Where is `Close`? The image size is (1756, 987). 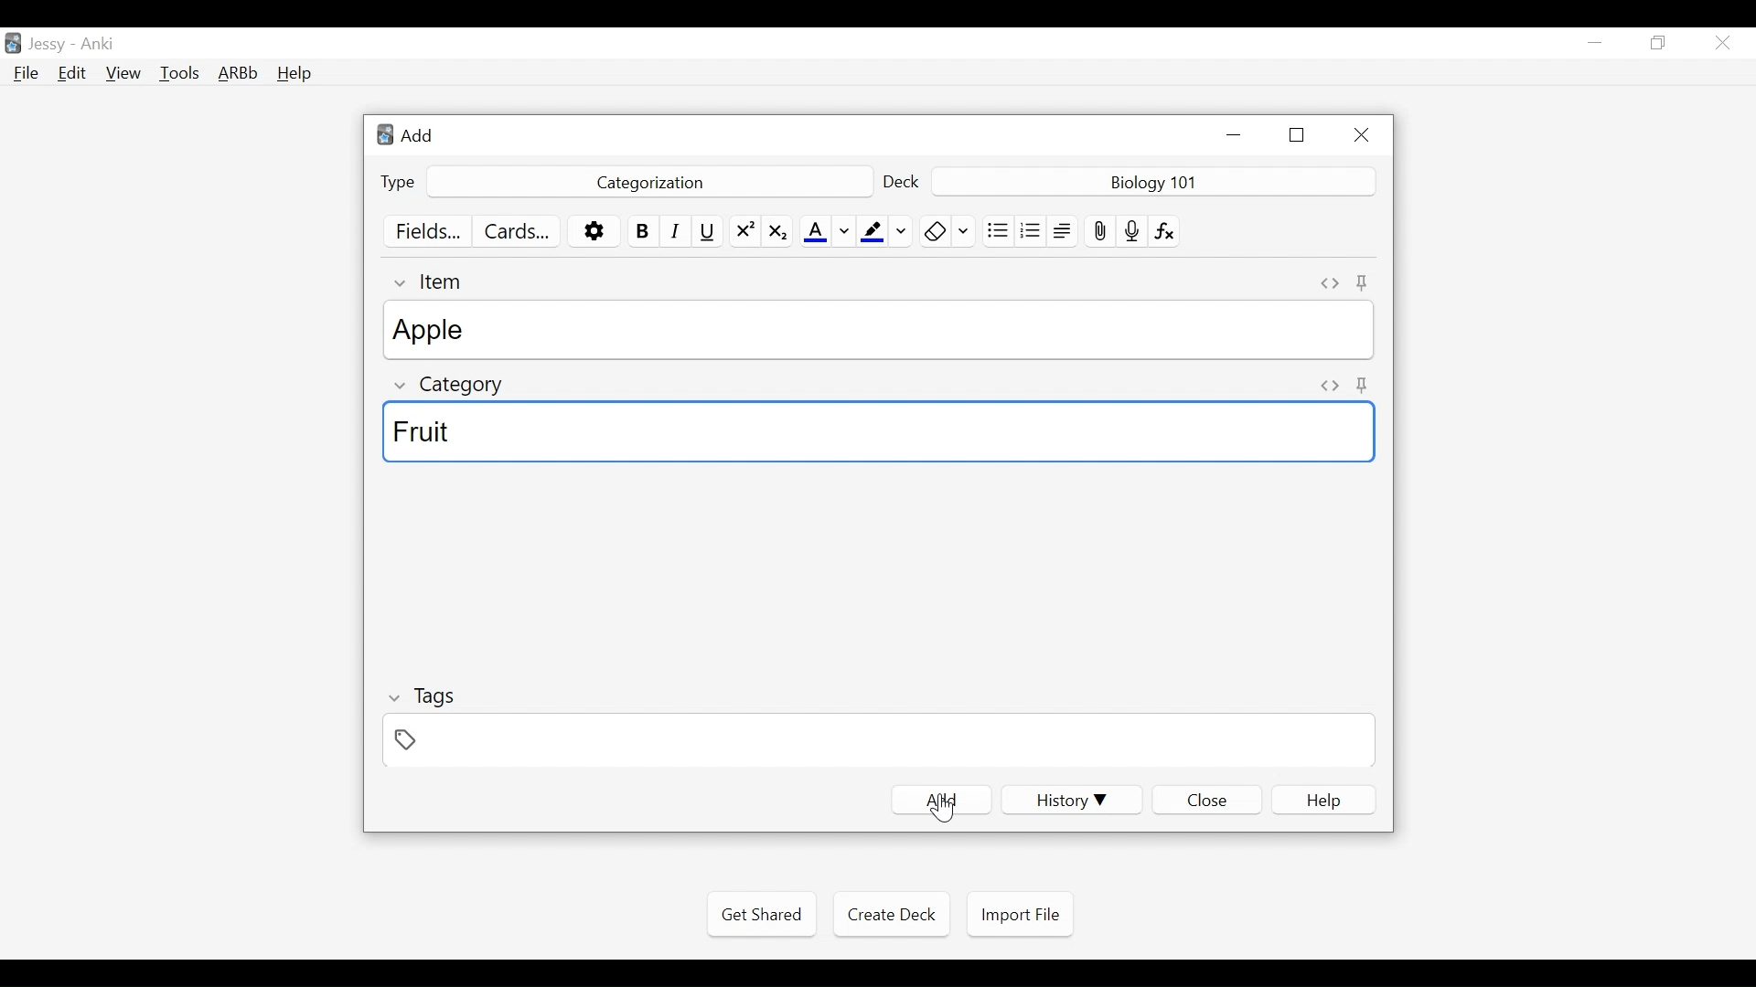
Close is located at coordinates (1206, 801).